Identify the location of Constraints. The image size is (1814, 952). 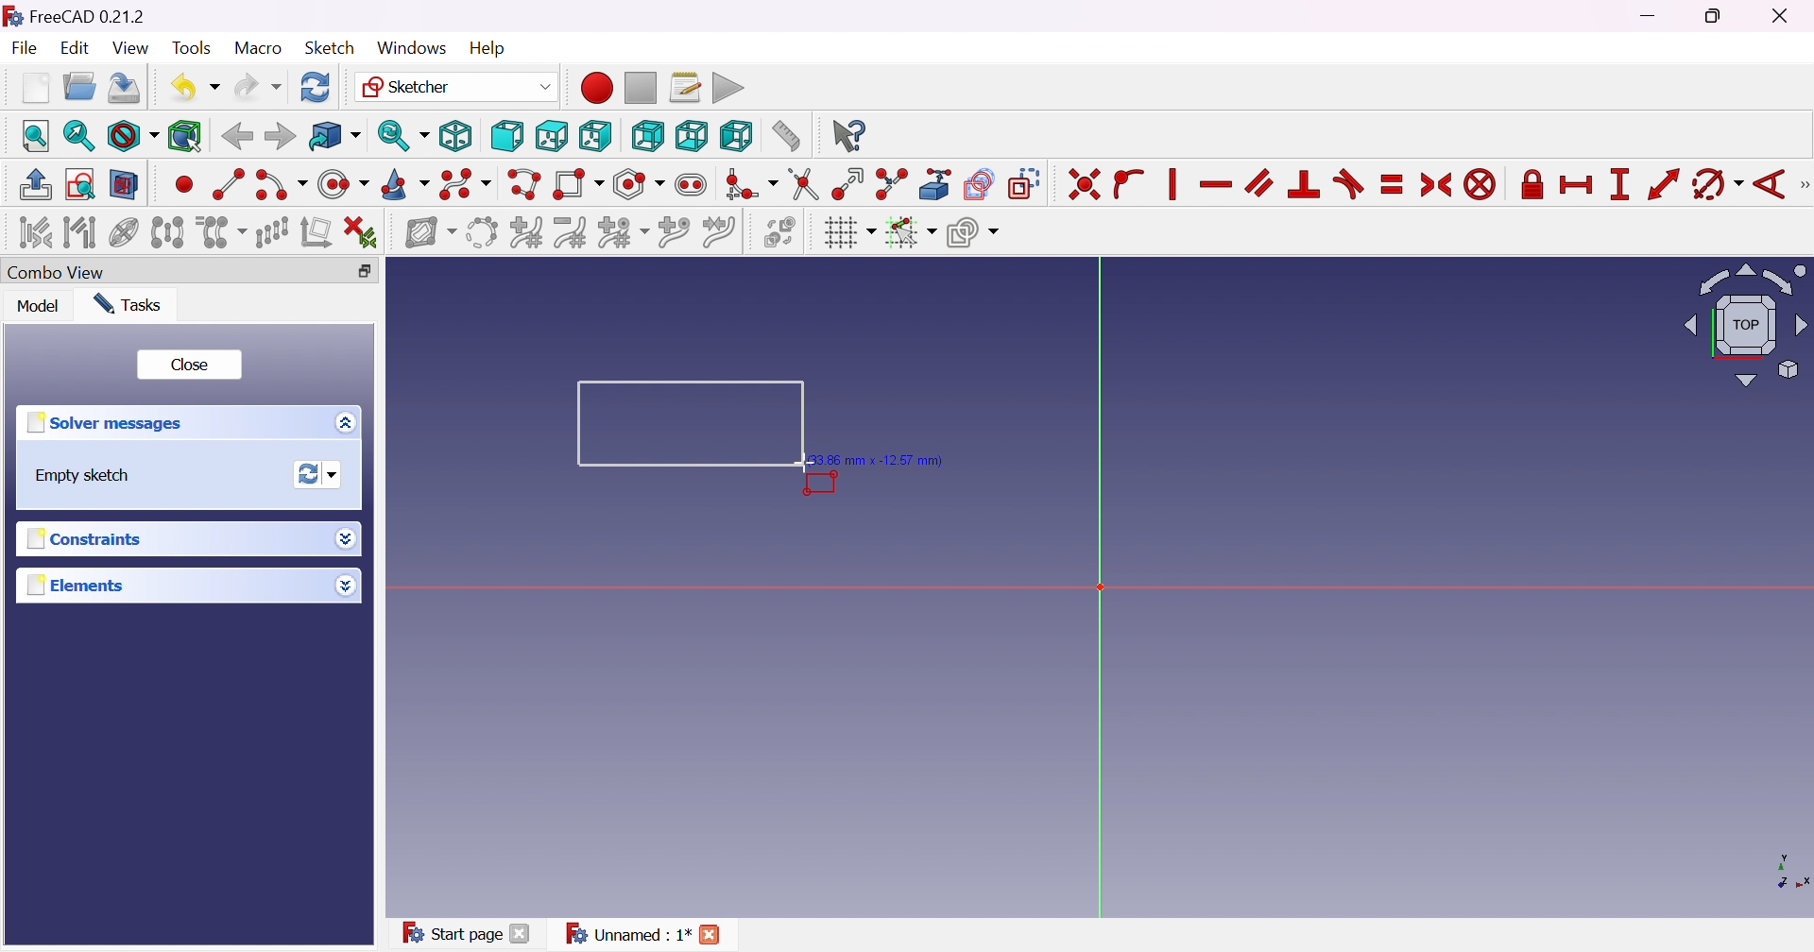
(95, 537).